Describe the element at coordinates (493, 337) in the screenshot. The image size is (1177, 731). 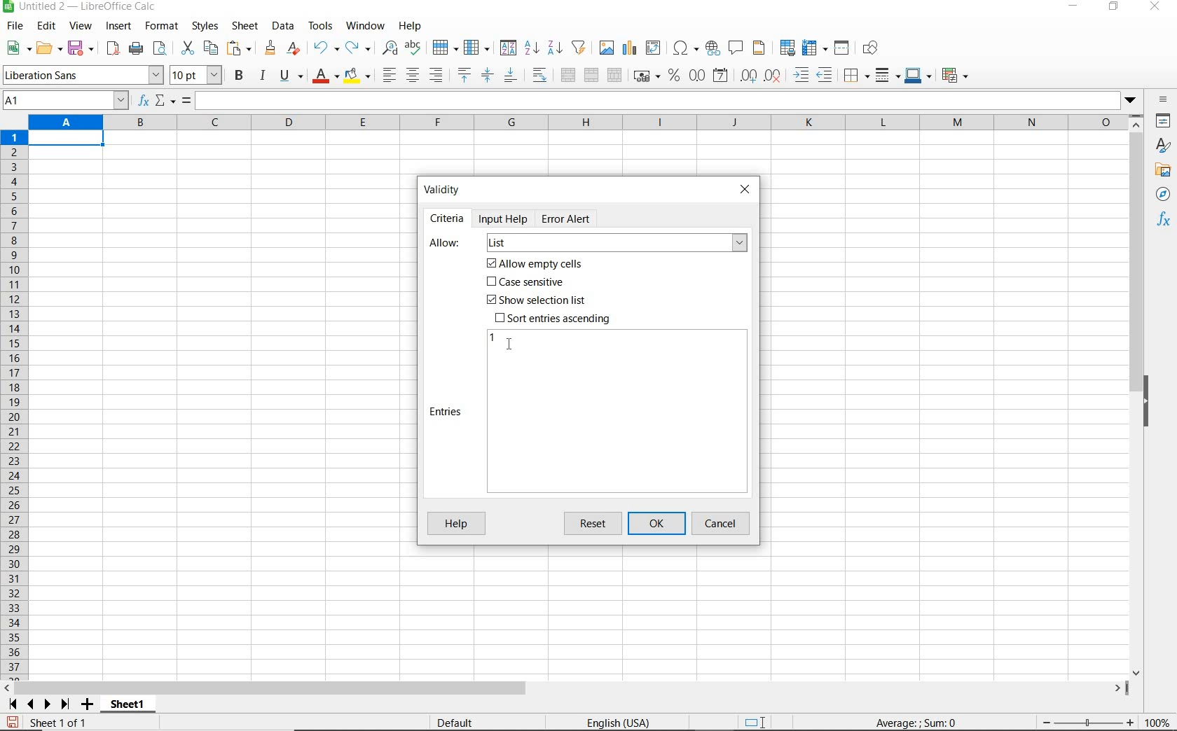
I see `number 1` at that location.